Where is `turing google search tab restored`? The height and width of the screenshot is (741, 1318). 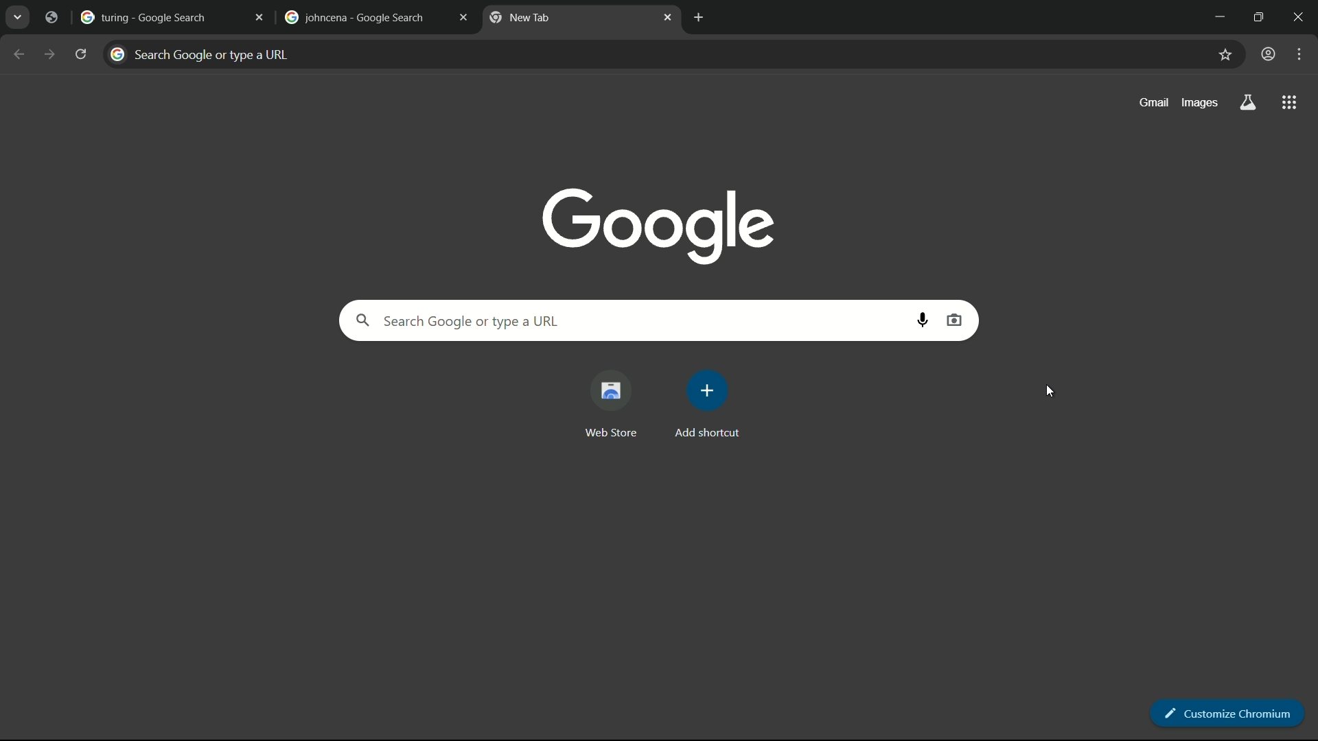
turing google search tab restored is located at coordinates (159, 20).